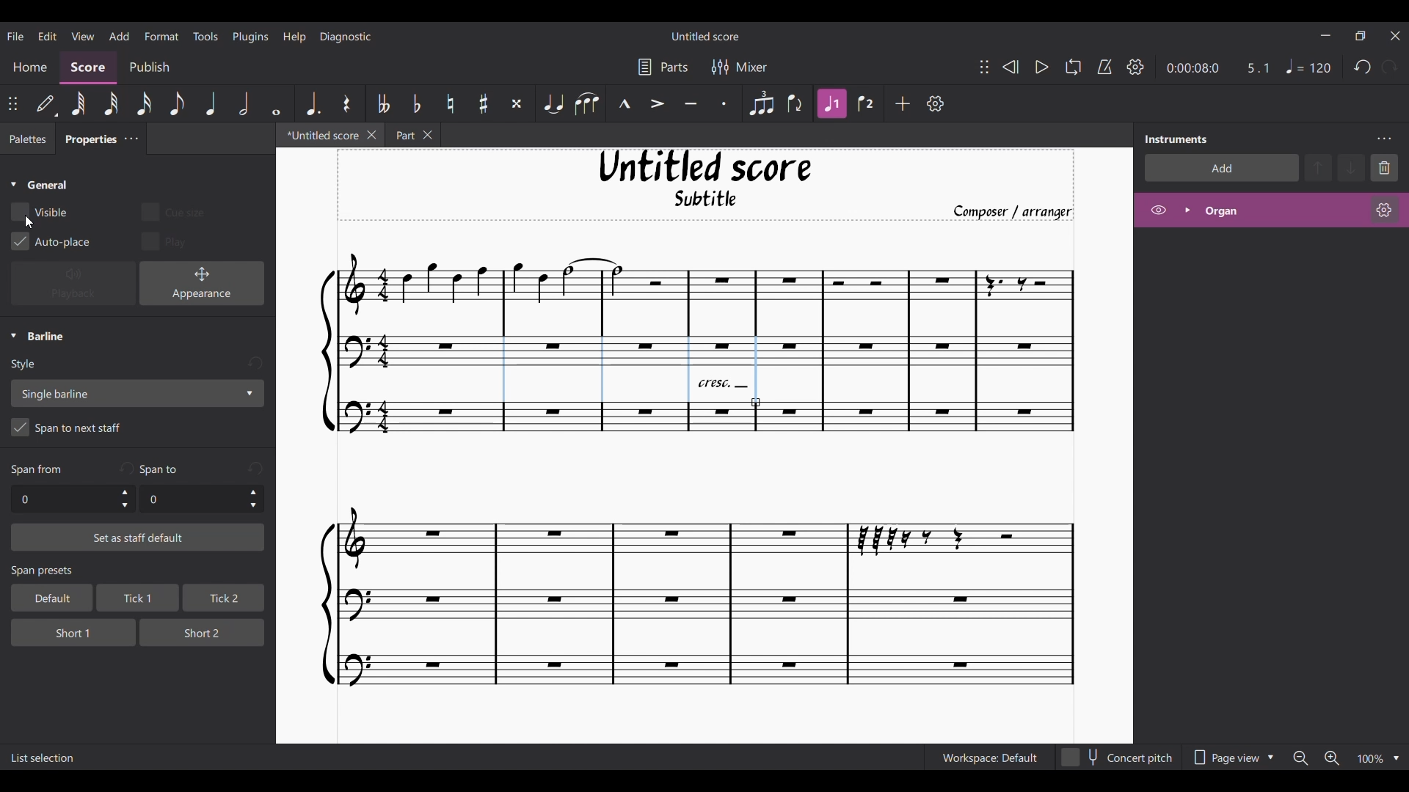 This screenshot has height=792, width=1409. Describe the element at coordinates (26, 365) in the screenshot. I see `Indicates input for Style` at that location.